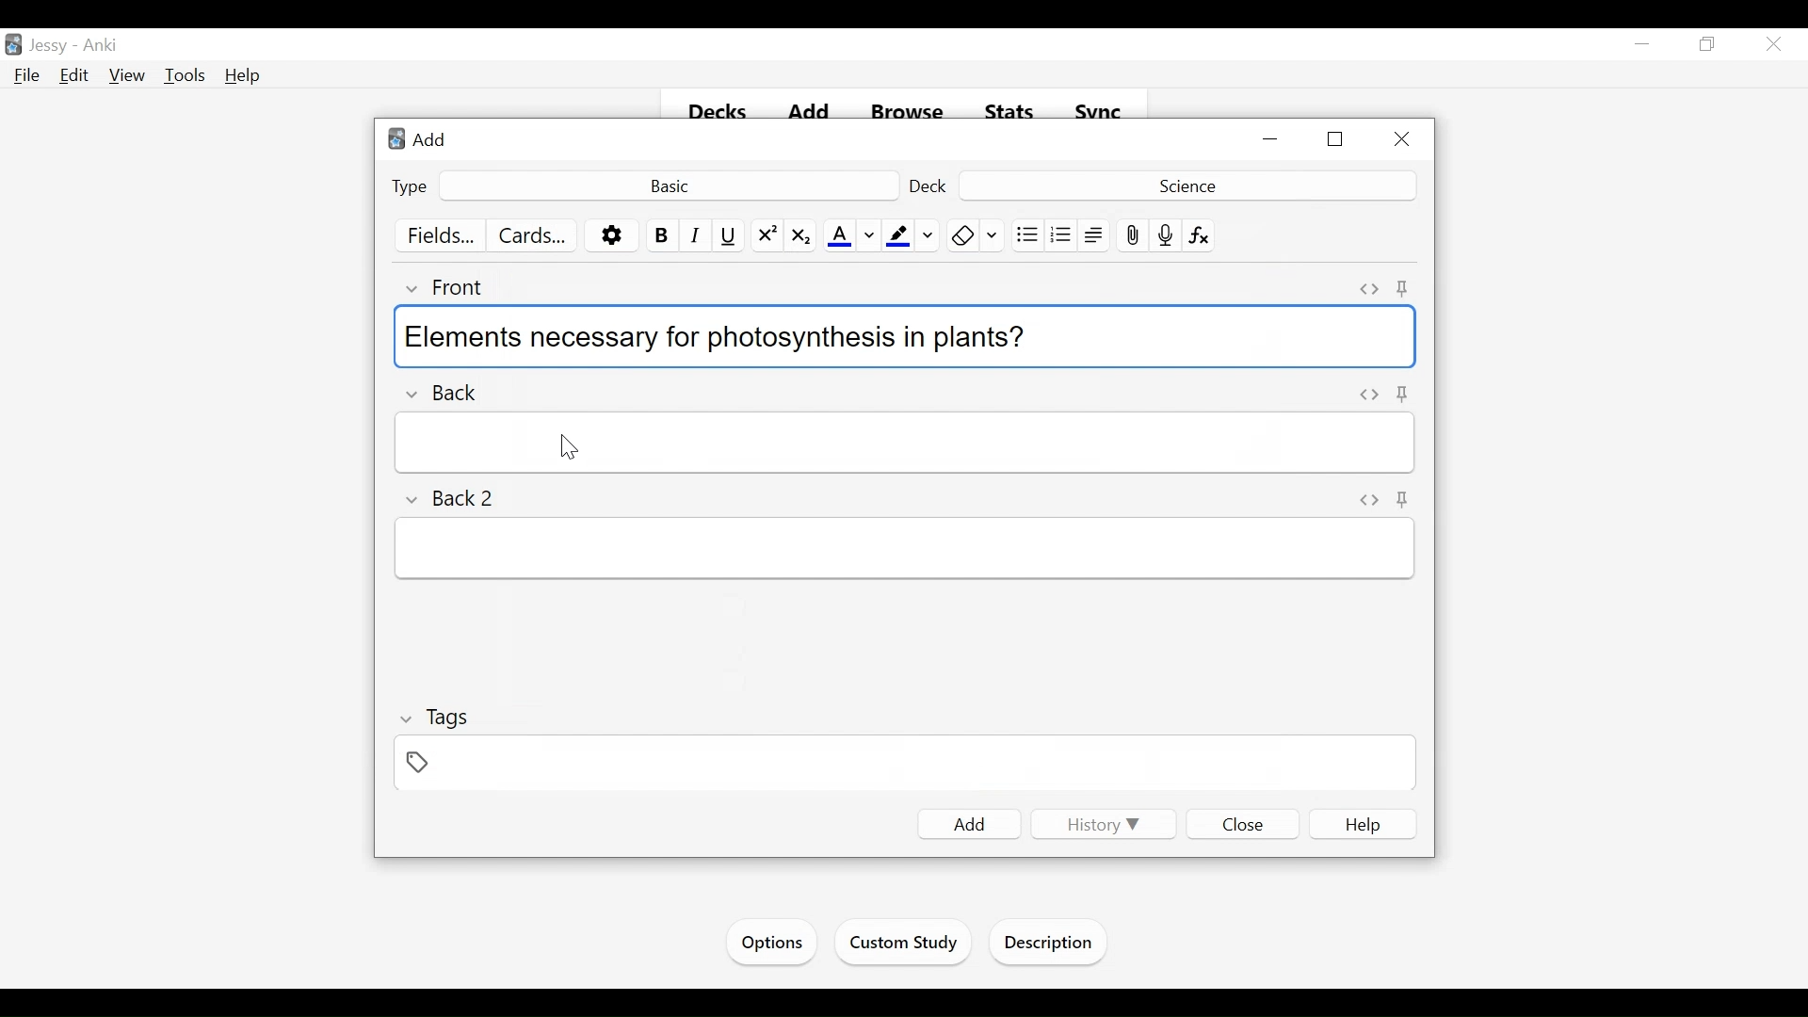 The height and width of the screenshot is (1017, 1808). I want to click on Toggle HTML Editor, so click(1369, 289).